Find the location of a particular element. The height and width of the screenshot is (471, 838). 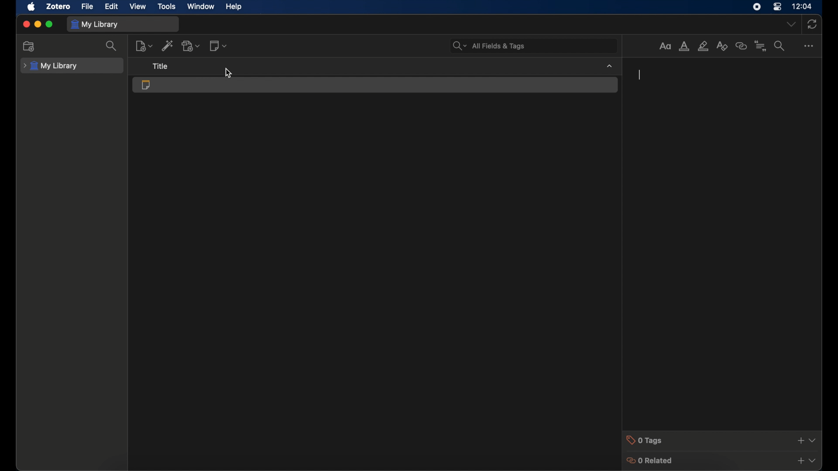

time is located at coordinates (802, 7).